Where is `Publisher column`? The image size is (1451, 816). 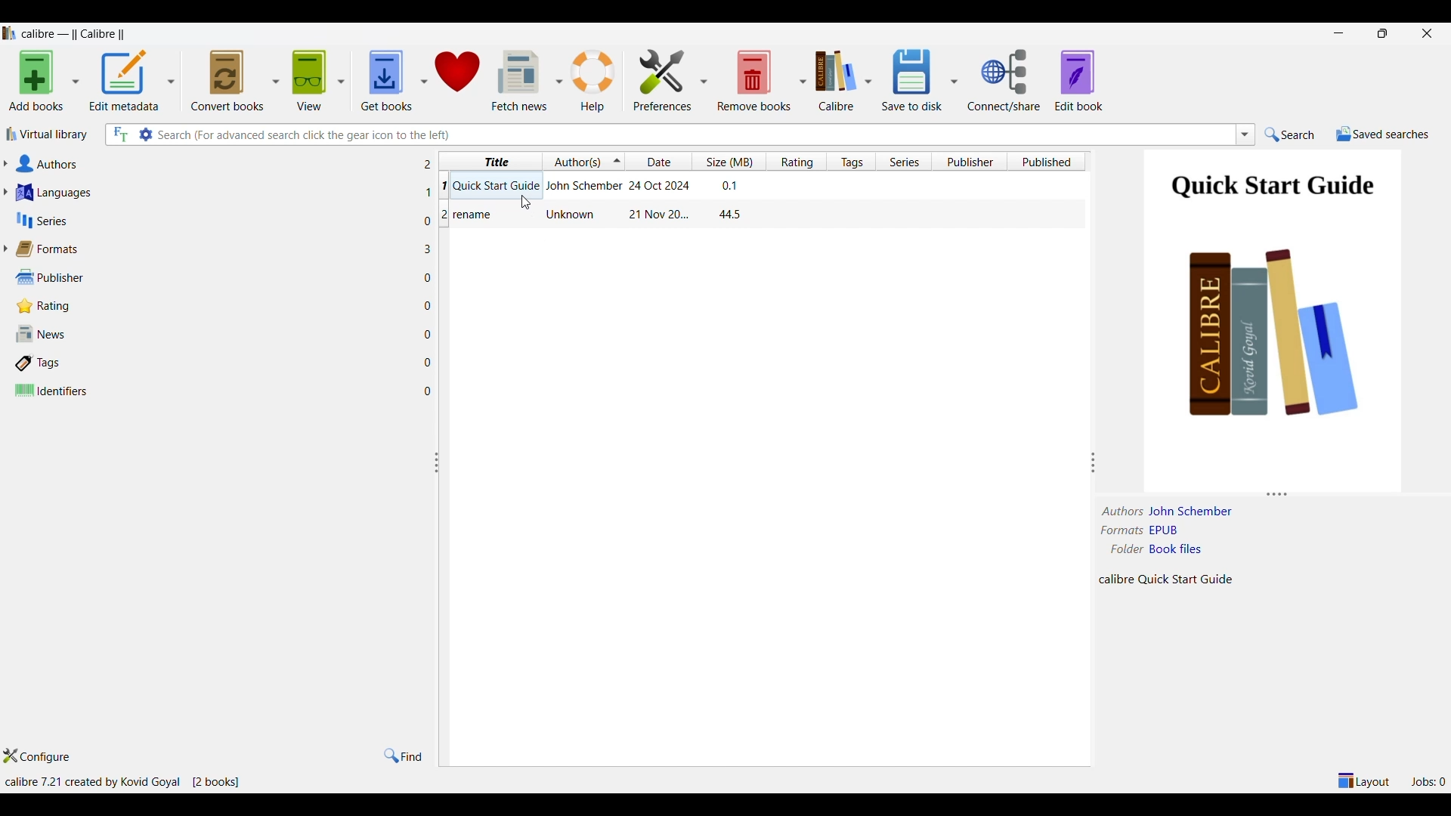
Publisher column is located at coordinates (970, 161).